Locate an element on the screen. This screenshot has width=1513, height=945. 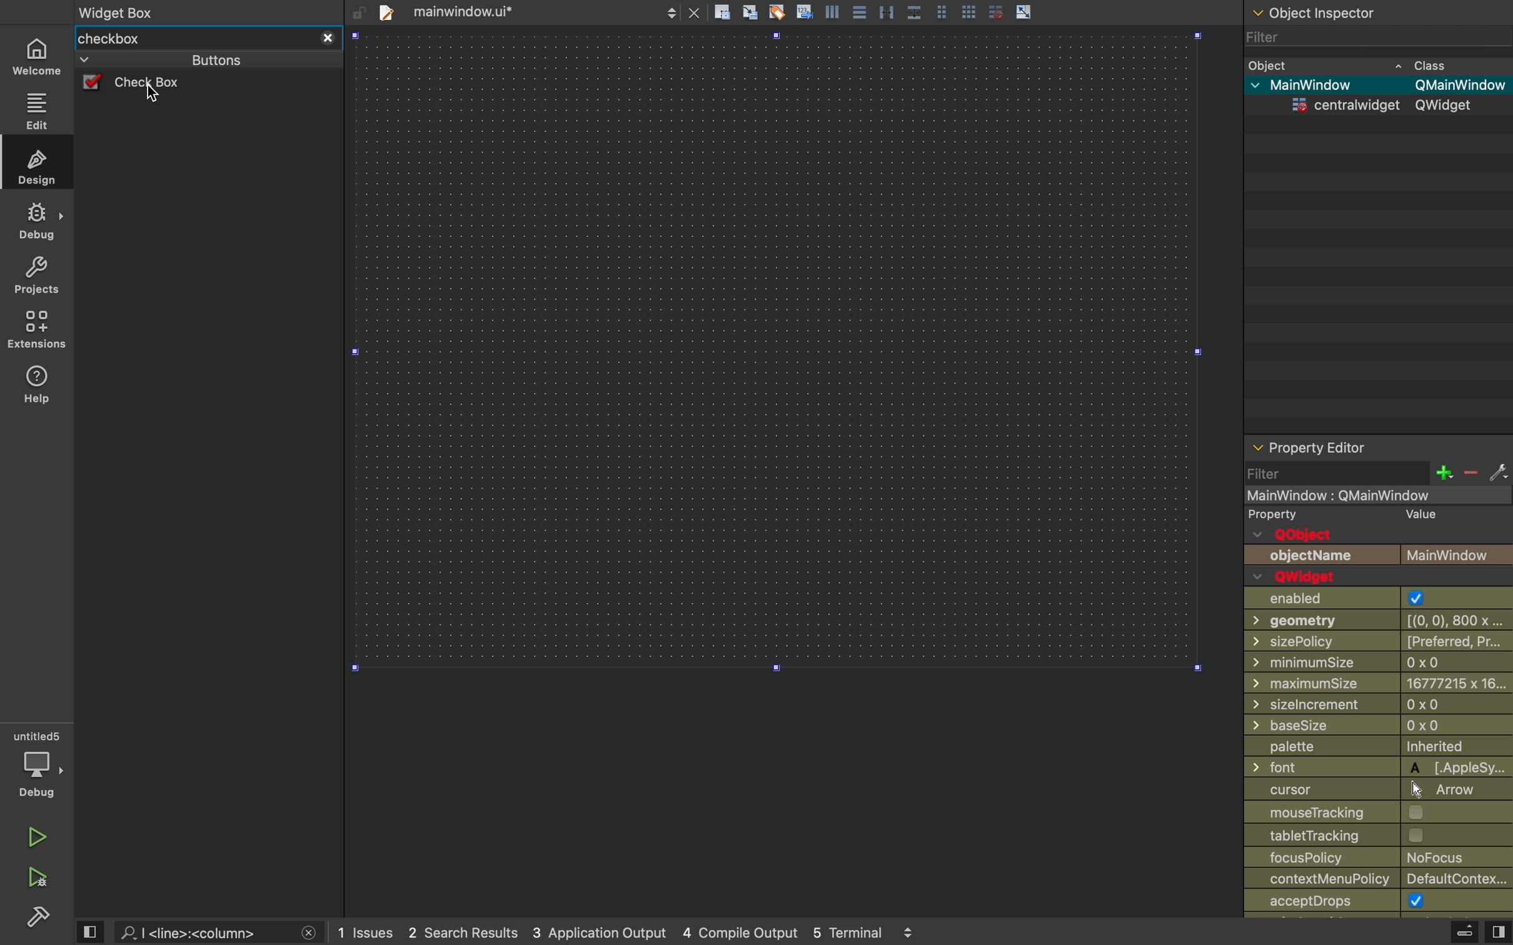
table tracking is located at coordinates (1340, 835).